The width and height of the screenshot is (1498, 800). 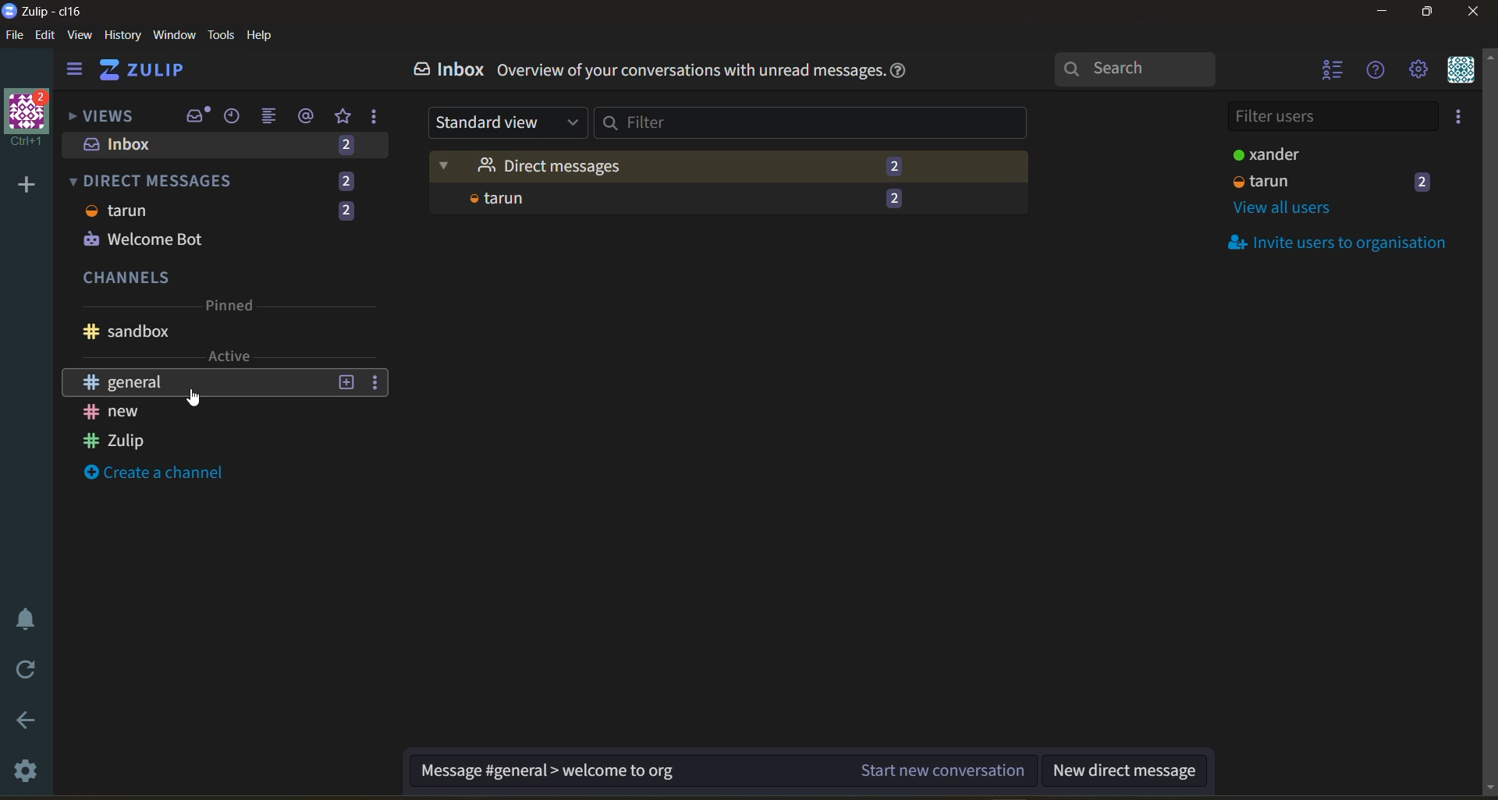 What do you see at coordinates (704, 201) in the screenshot?
I see `` at bounding box center [704, 201].